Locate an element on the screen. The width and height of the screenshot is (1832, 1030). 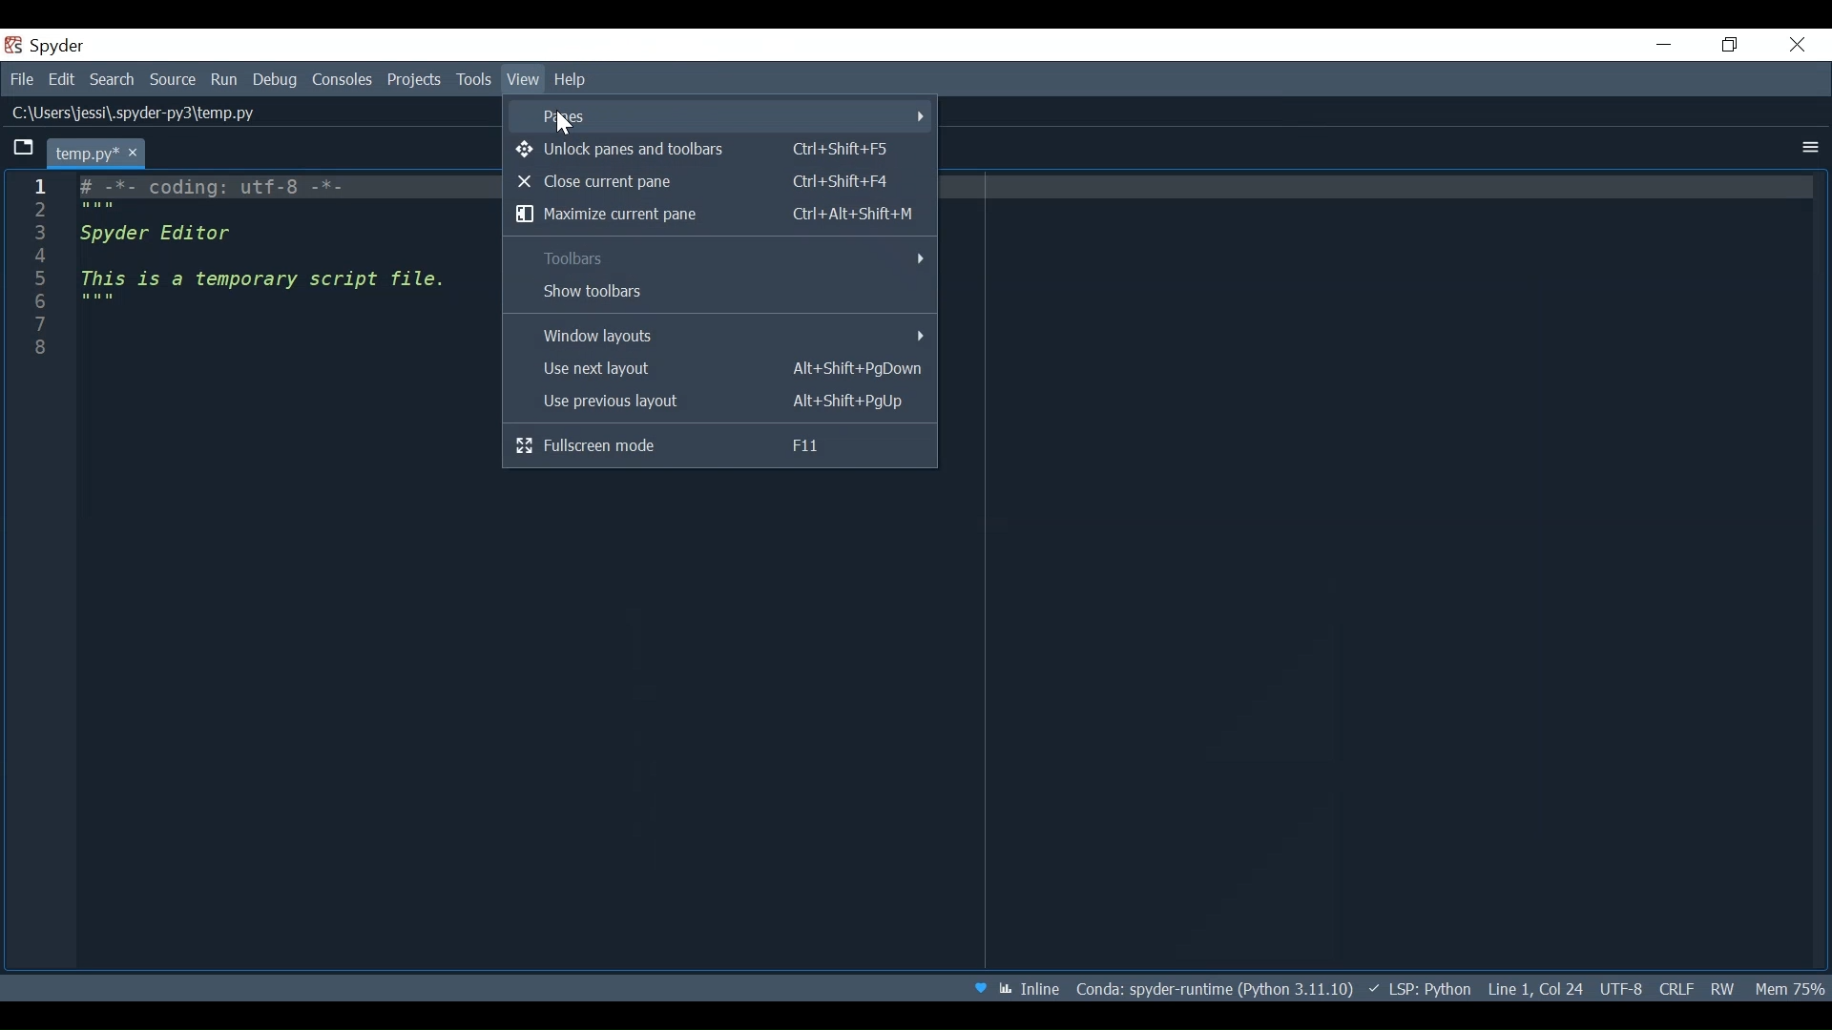
Close current pane is located at coordinates (717, 180).